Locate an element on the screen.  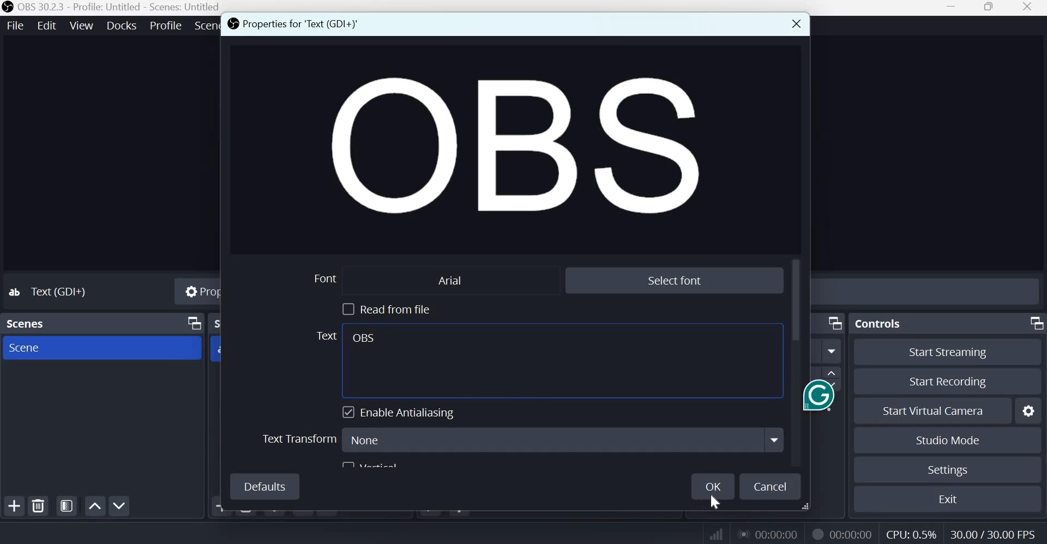
View is located at coordinates (82, 25).